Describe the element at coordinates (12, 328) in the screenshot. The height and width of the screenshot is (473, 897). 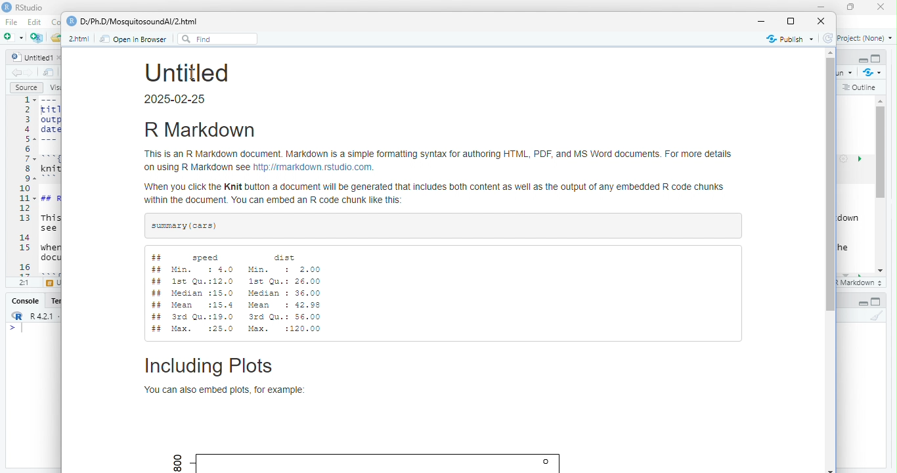
I see `>` at that location.